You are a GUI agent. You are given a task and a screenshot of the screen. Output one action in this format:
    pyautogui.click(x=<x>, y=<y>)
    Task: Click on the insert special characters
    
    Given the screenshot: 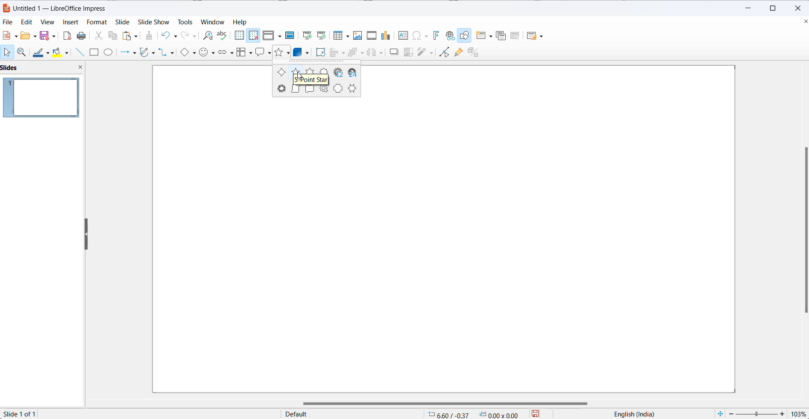 What is the action you would take?
    pyautogui.click(x=420, y=35)
    